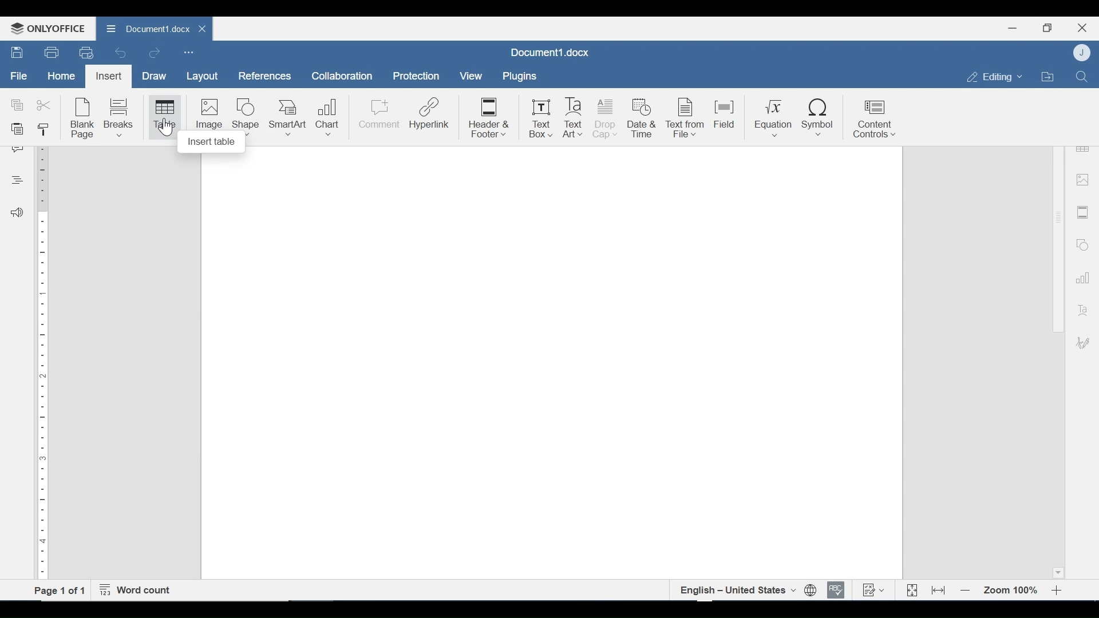 This screenshot has height=618, width=1099. Describe the element at coordinates (1083, 148) in the screenshot. I see `Table Settings` at that location.